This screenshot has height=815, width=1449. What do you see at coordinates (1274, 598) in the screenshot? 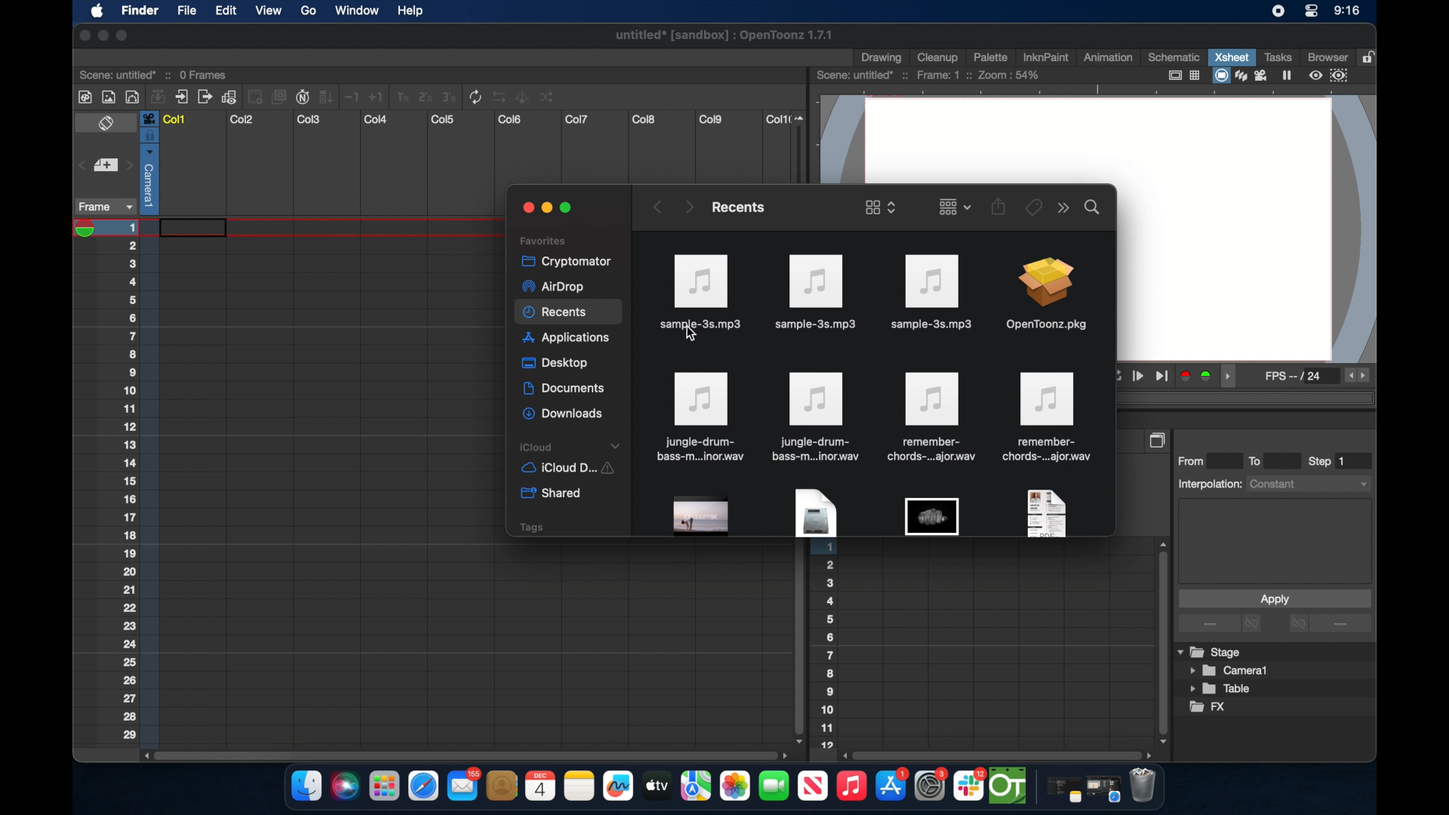
I see `apply` at bounding box center [1274, 598].